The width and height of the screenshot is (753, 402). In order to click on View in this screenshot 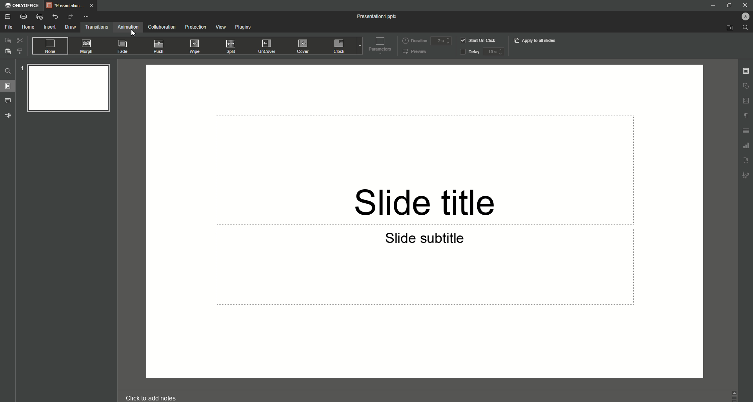, I will do `click(220, 27)`.